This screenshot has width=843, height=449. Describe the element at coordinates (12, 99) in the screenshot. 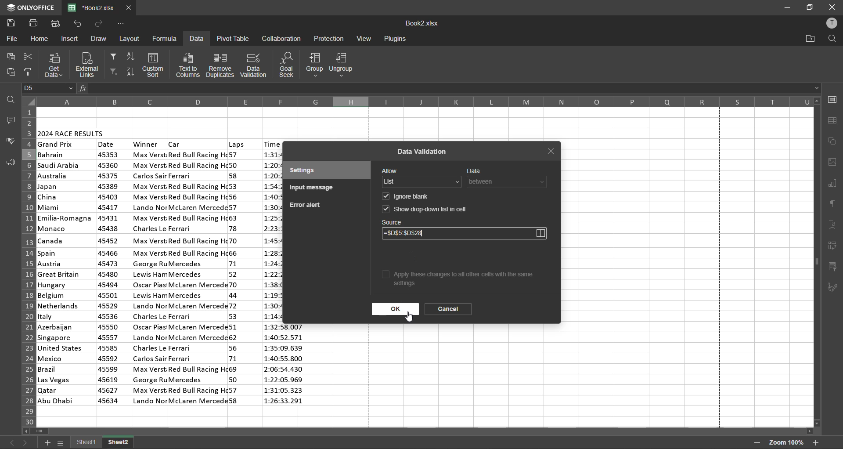

I see `find` at that location.